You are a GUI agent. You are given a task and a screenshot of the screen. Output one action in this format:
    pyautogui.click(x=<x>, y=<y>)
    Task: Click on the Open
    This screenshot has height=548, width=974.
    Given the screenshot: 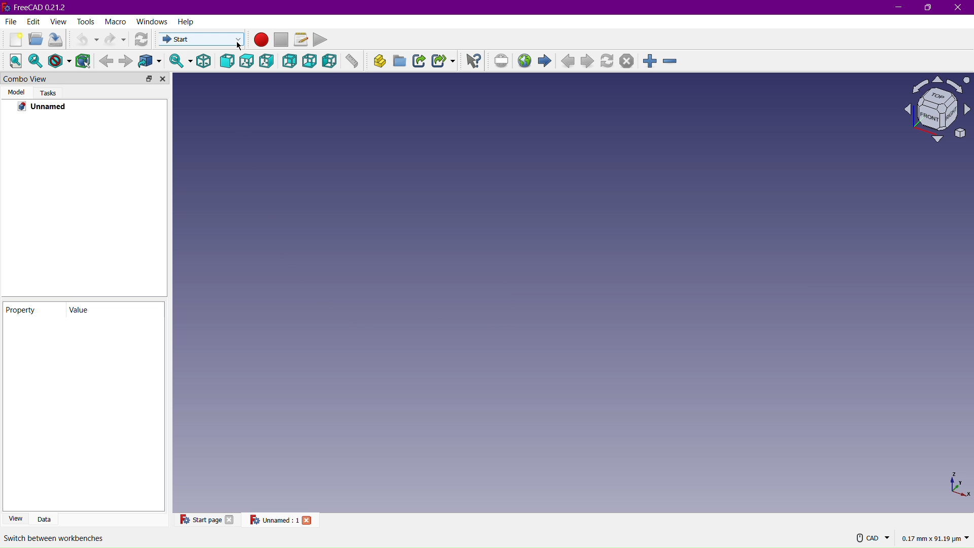 What is the action you would take?
    pyautogui.click(x=33, y=41)
    